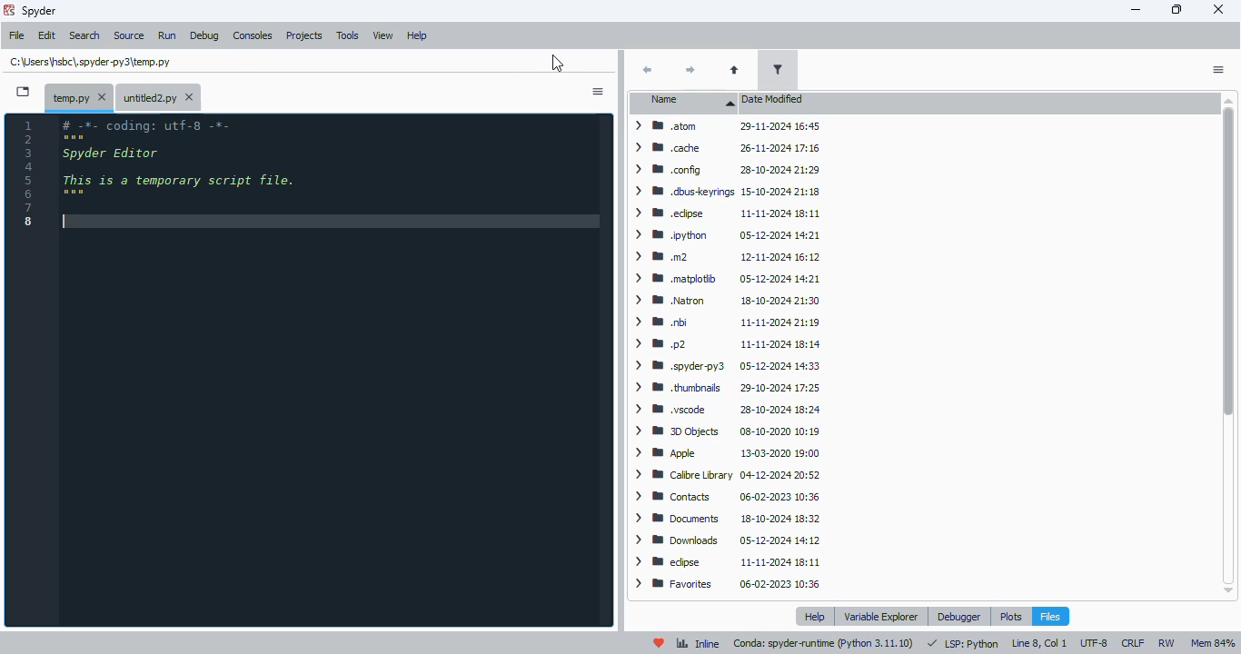 Image resolution: width=1241 pixels, height=654 pixels. Describe the element at coordinates (724, 519) in the screenshot. I see `> 8 Documents 18-10-2024 18:32` at that location.